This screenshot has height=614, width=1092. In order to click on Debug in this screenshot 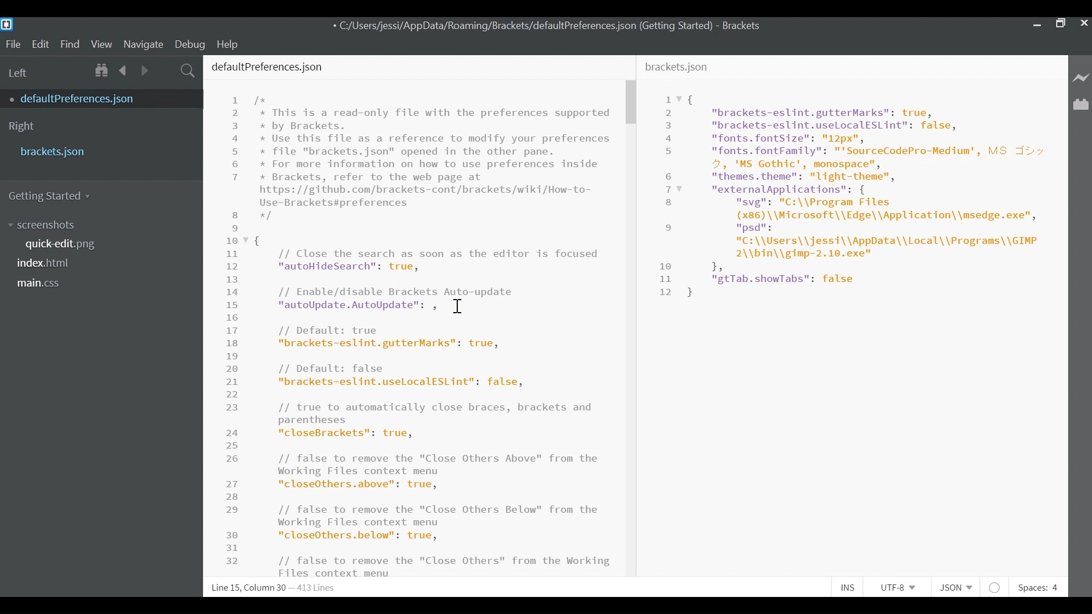, I will do `click(192, 44)`.